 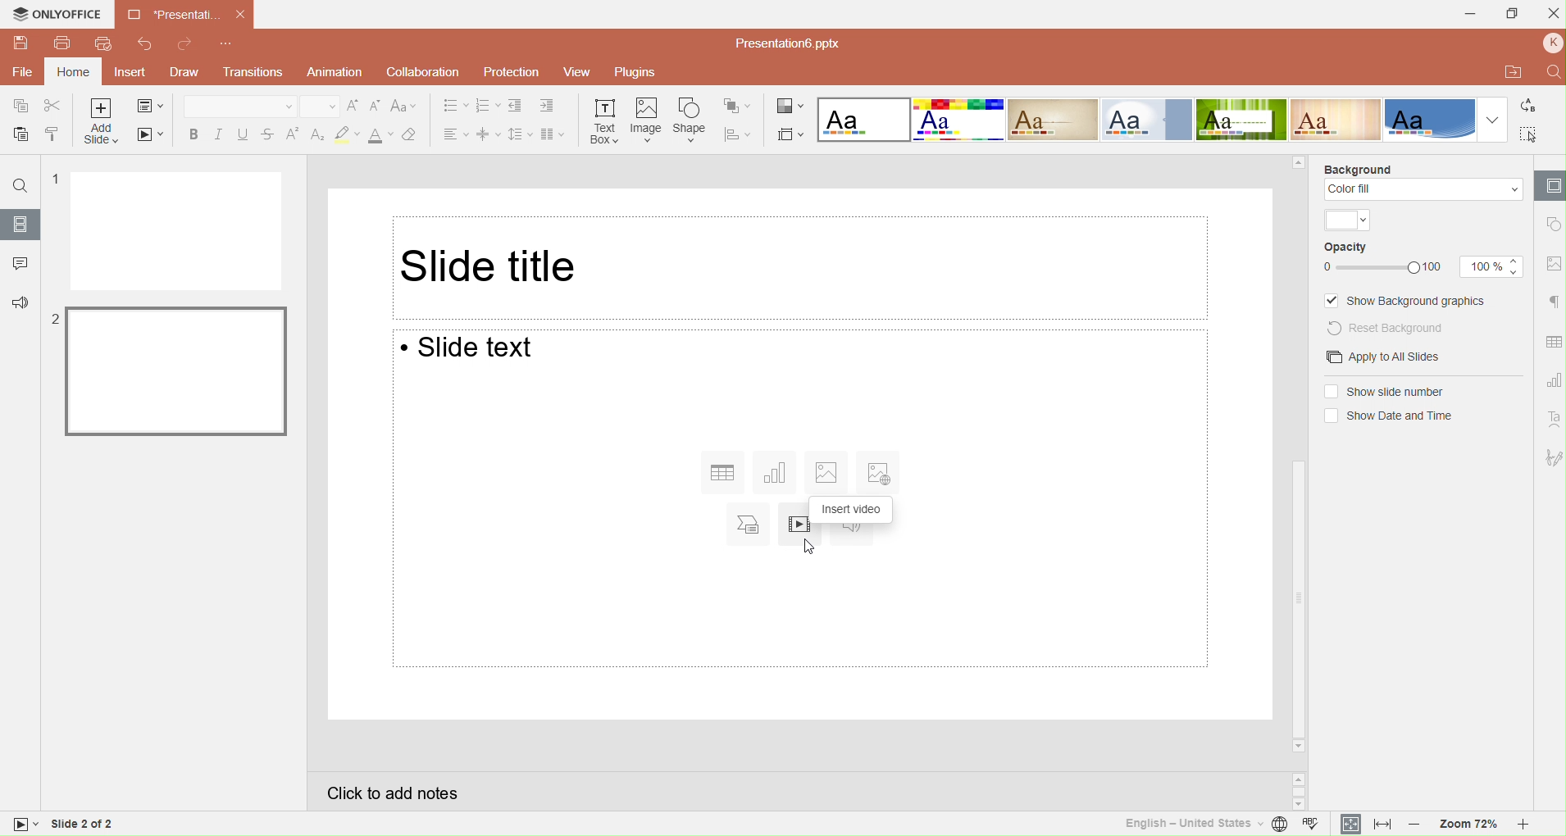 What do you see at coordinates (240, 105) in the screenshot?
I see `Font` at bounding box center [240, 105].